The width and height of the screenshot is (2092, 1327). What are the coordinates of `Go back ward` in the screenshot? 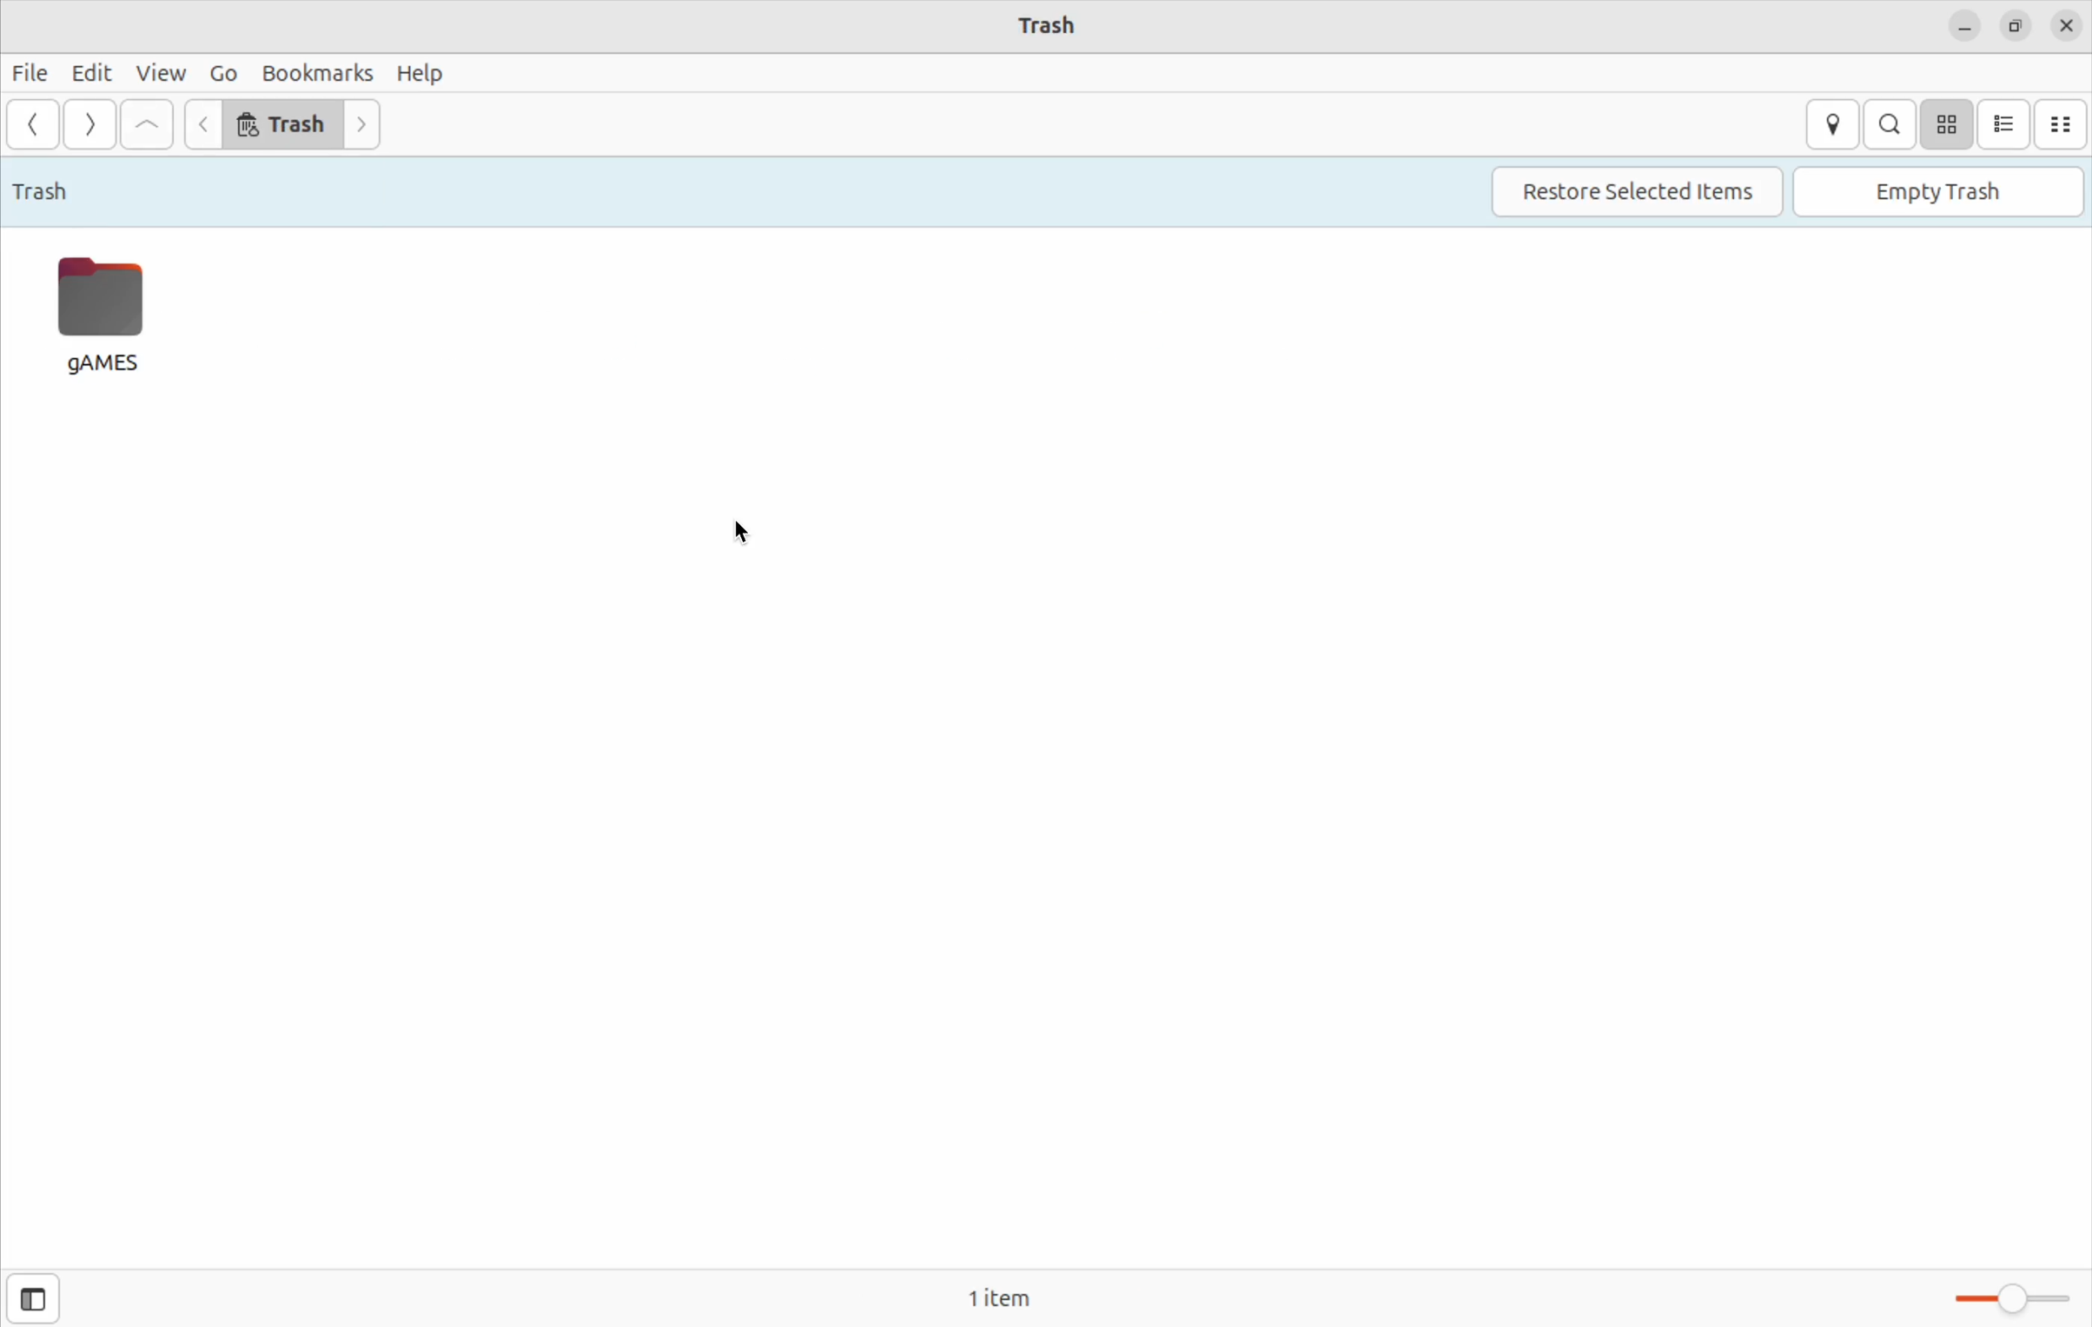 It's located at (34, 123).